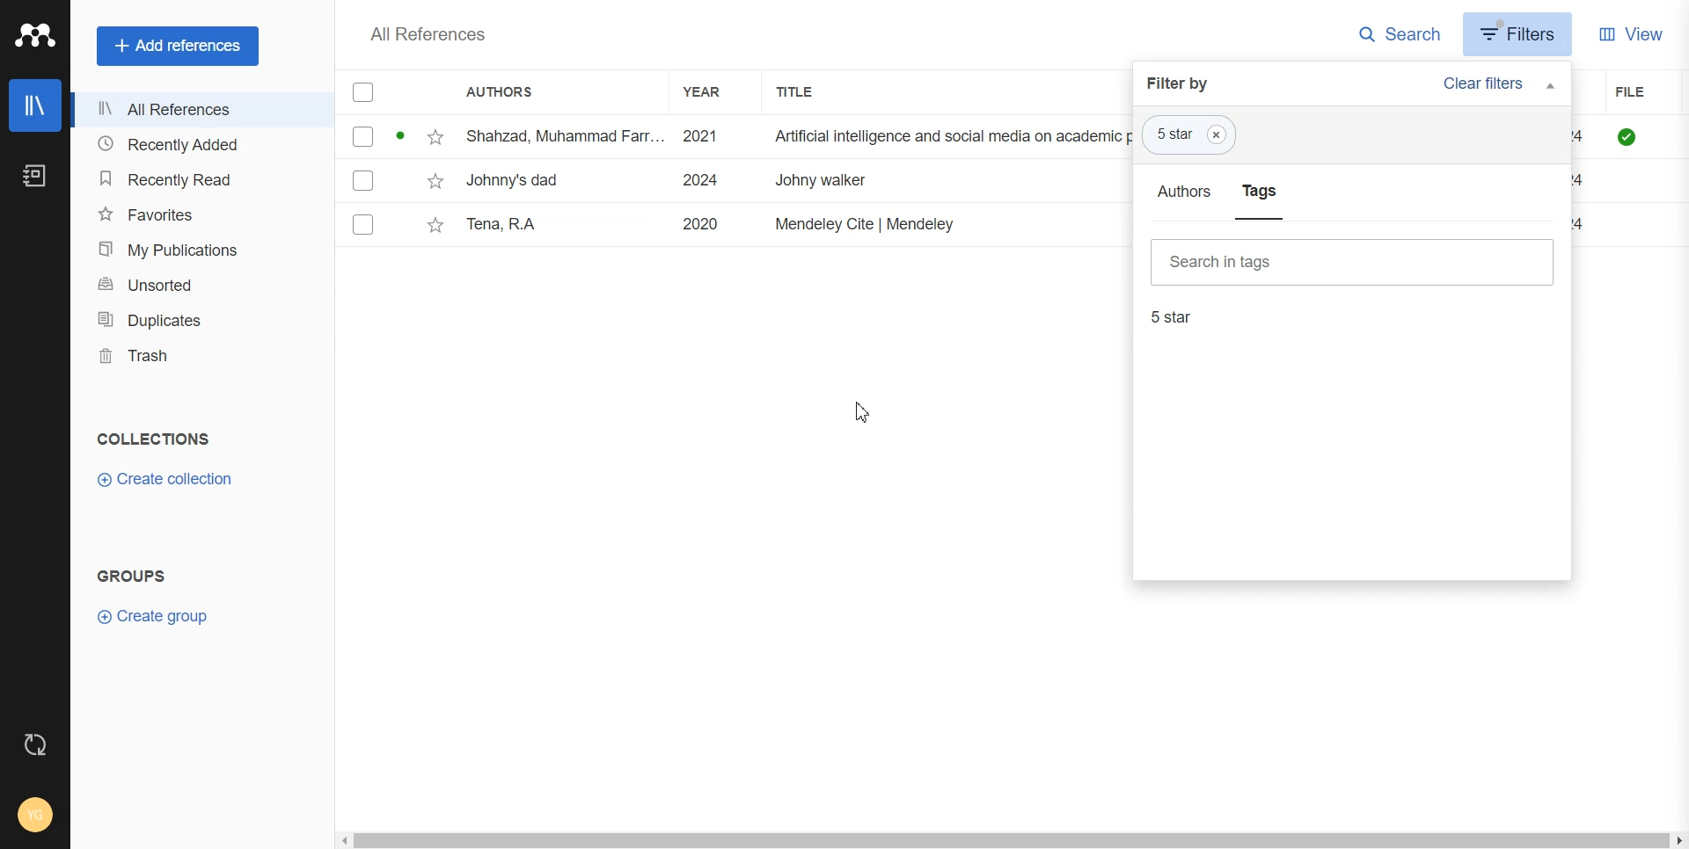 This screenshot has height=849, width=1689. I want to click on Library, so click(36, 105).